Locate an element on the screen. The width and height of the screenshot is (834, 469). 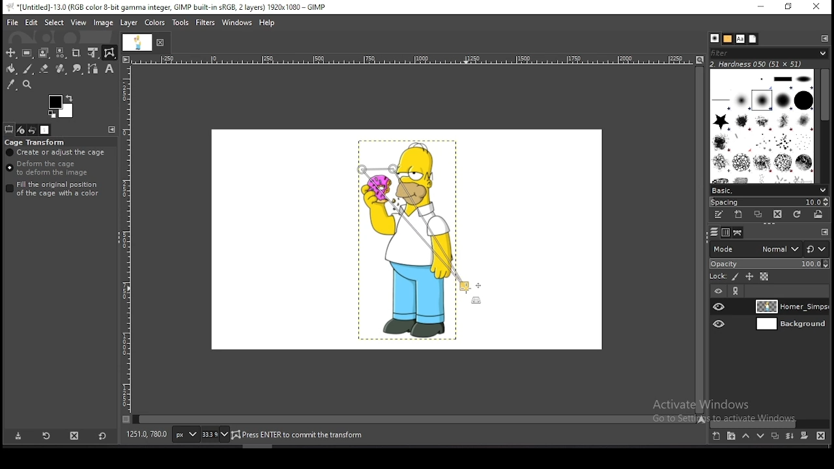
merge layers is located at coordinates (790, 438).